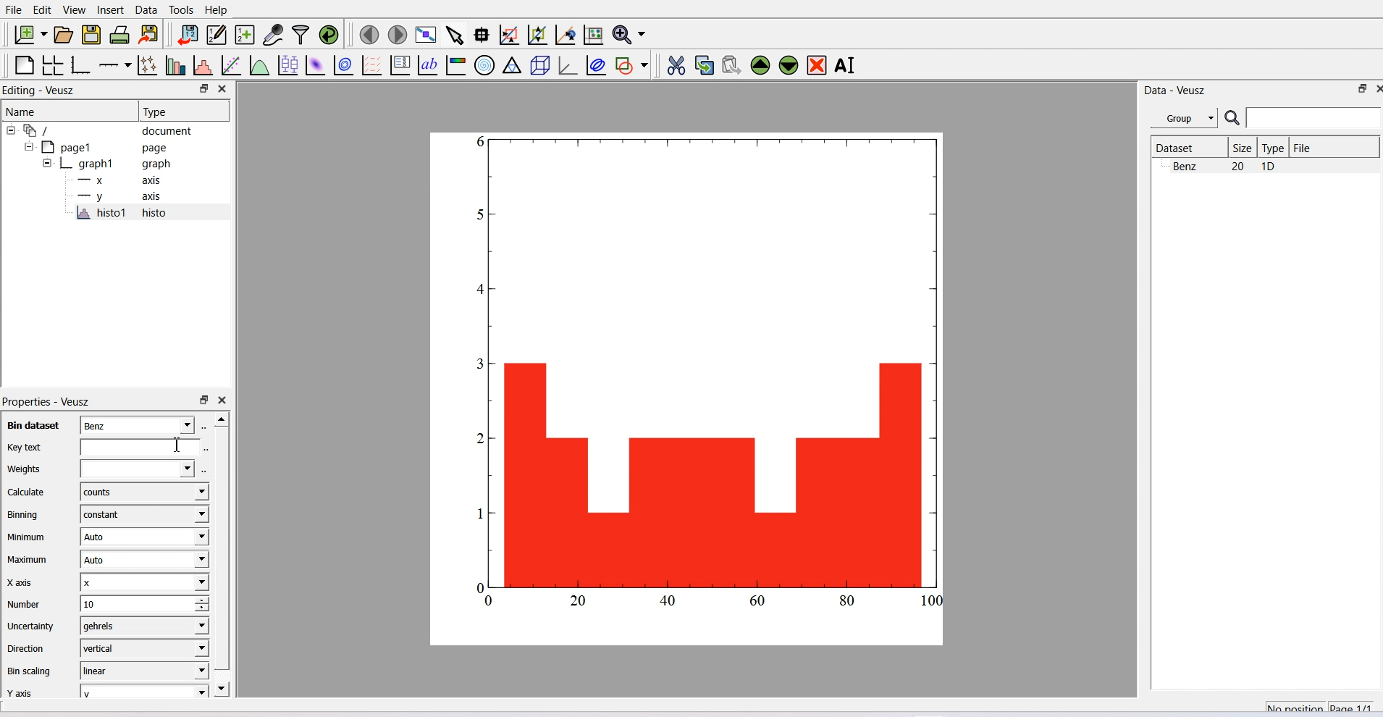  What do you see at coordinates (149, 35) in the screenshot?
I see `Export to graphics format` at bounding box center [149, 35].